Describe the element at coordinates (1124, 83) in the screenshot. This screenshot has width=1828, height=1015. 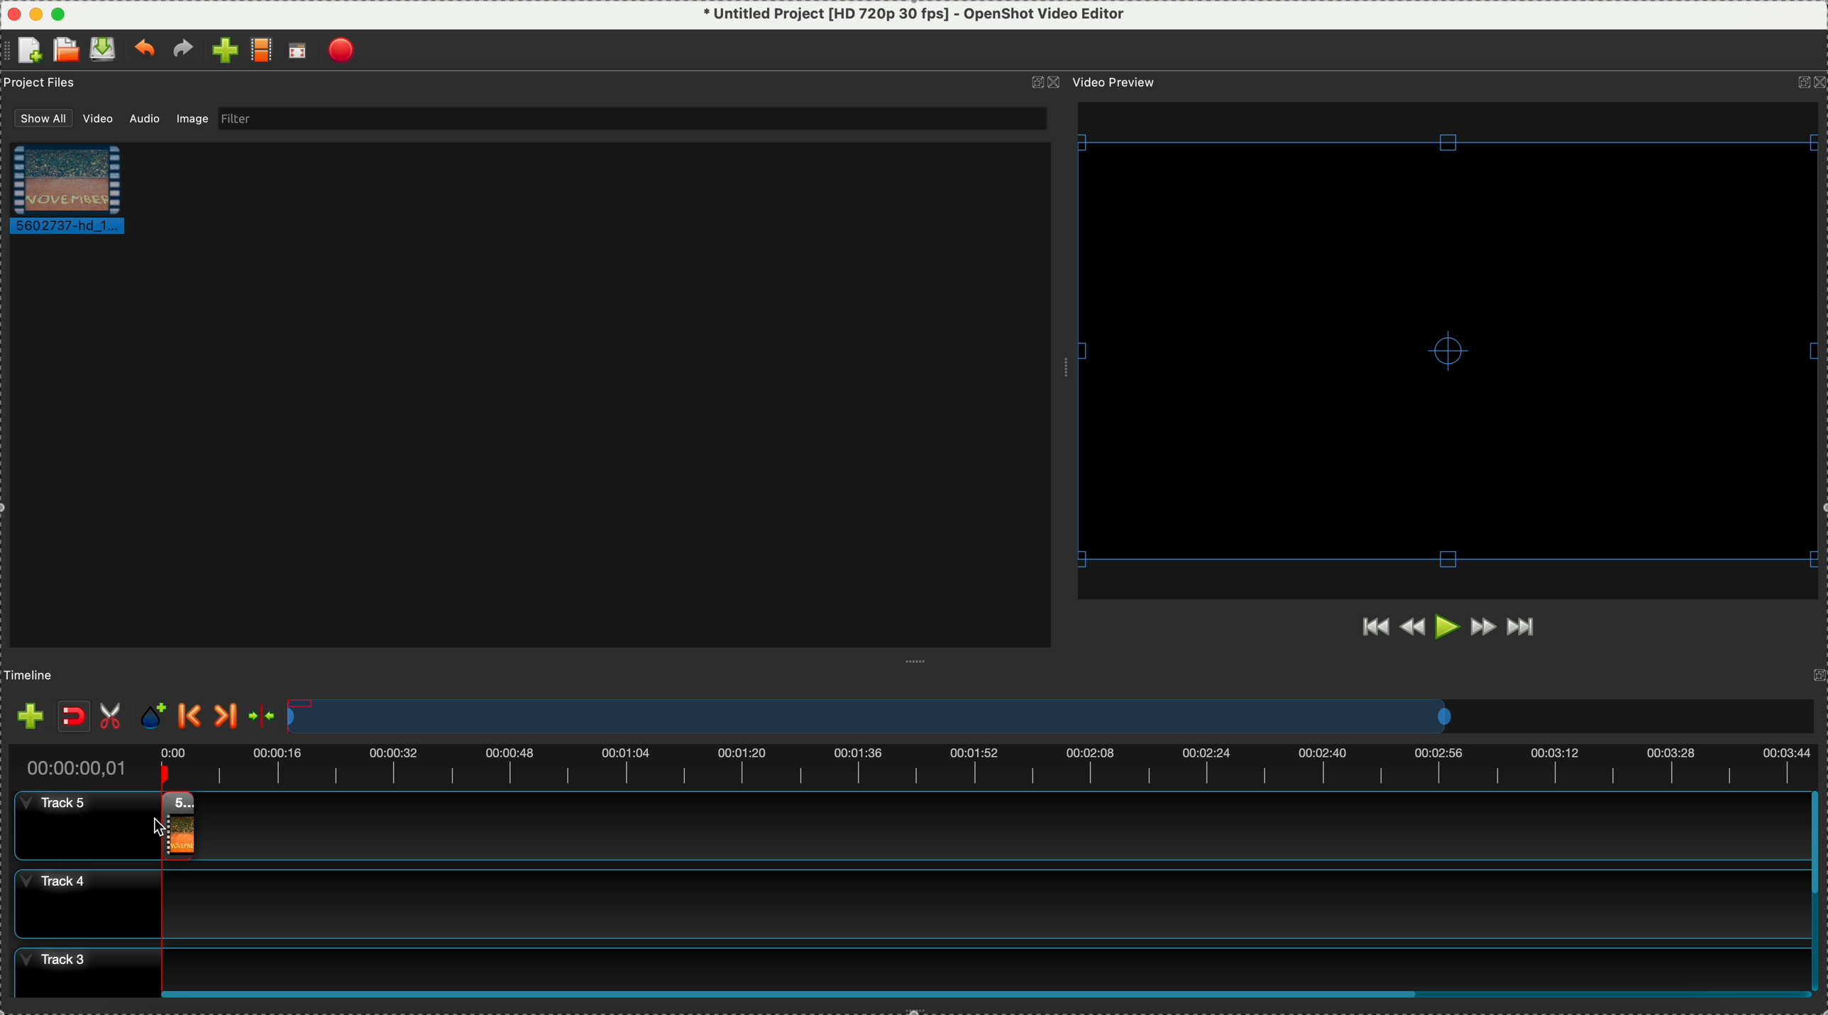
I see `video preview` at that location.